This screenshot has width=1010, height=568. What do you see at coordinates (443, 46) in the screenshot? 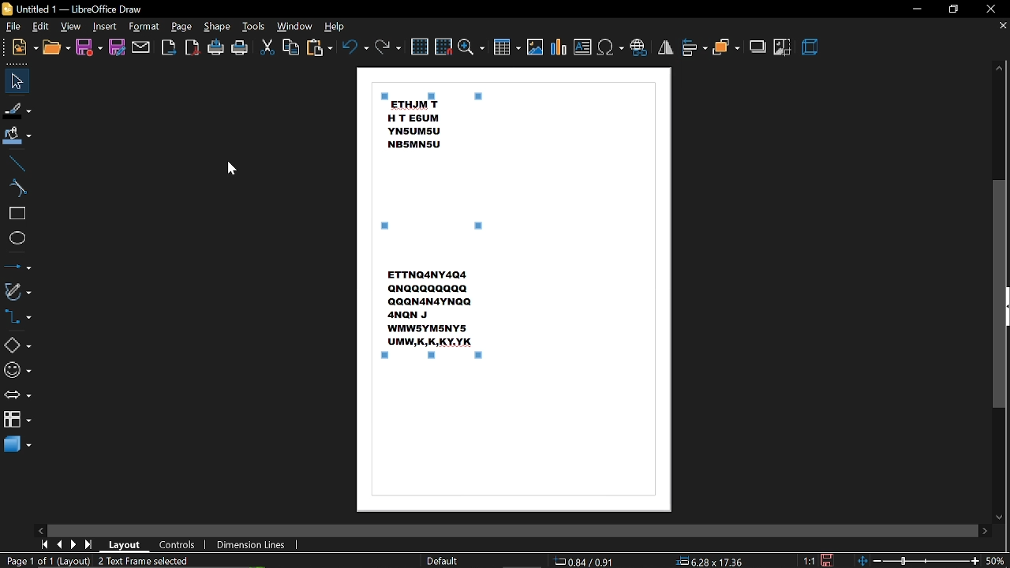
I see `snap to grid` at bounding box center [443, 46].